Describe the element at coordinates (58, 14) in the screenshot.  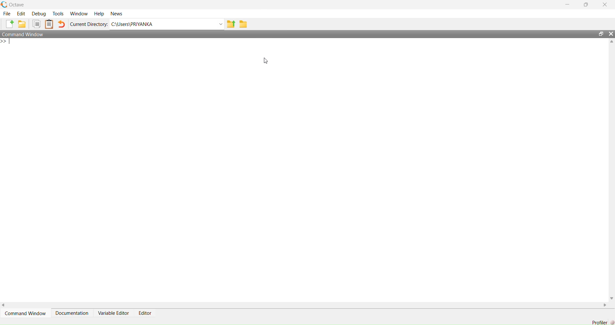
I see `Tools` at that location.